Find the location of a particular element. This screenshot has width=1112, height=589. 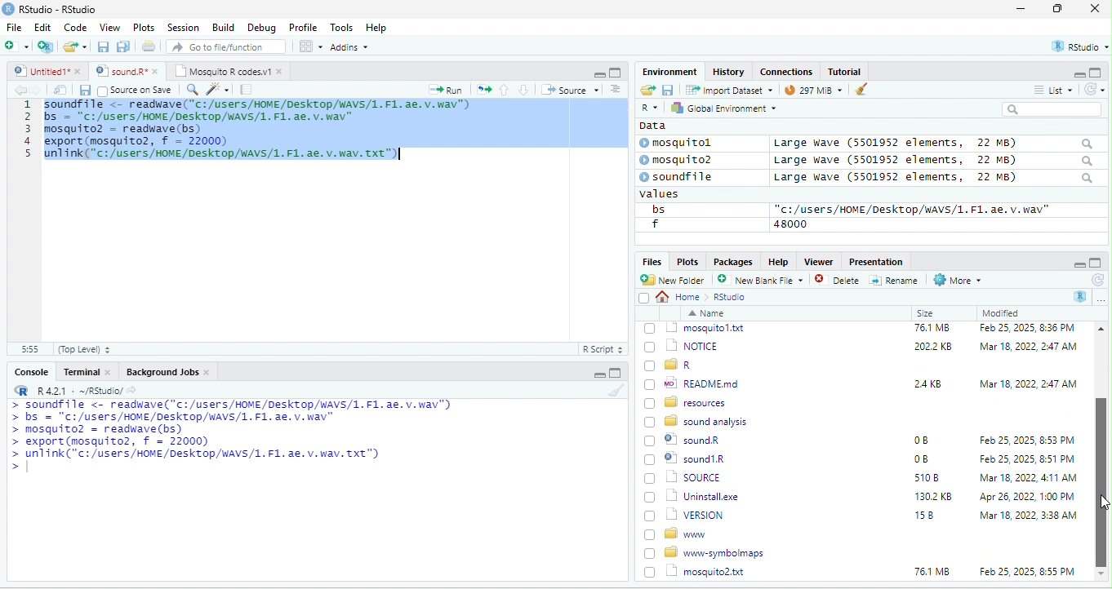

Environment is located at coordinates (669, 71).